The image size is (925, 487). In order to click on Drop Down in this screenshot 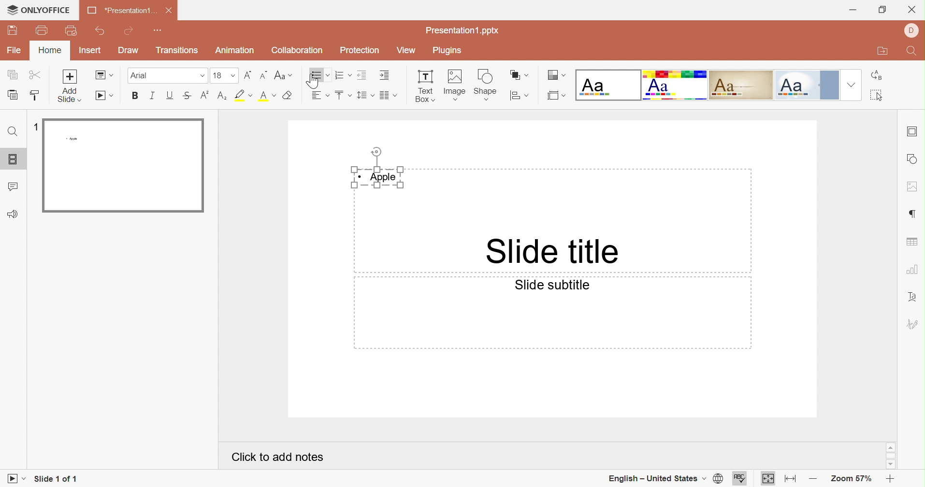, I will do `click(202, 76)`.